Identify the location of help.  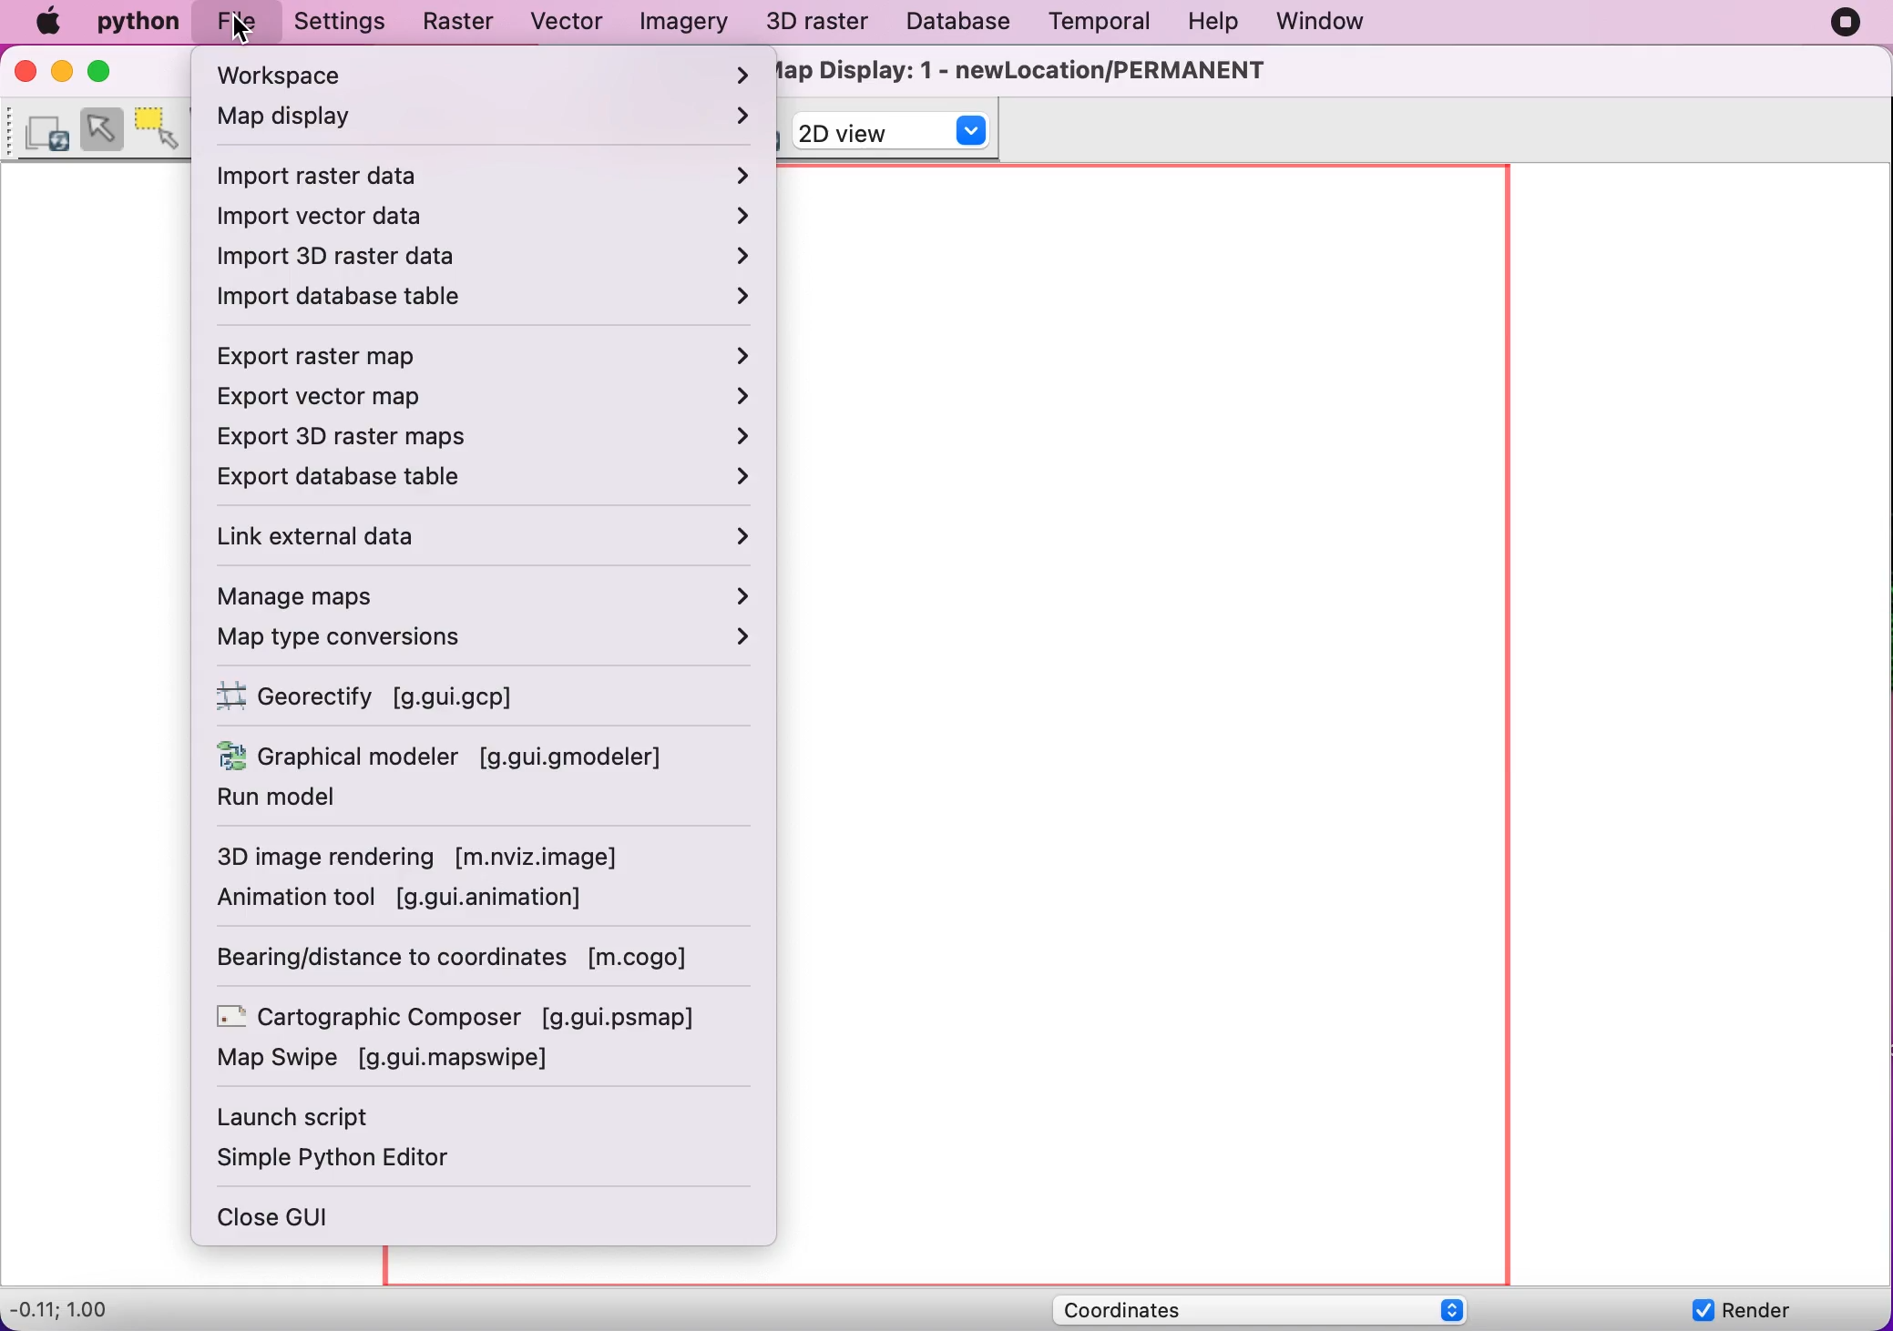
(1223, 20).